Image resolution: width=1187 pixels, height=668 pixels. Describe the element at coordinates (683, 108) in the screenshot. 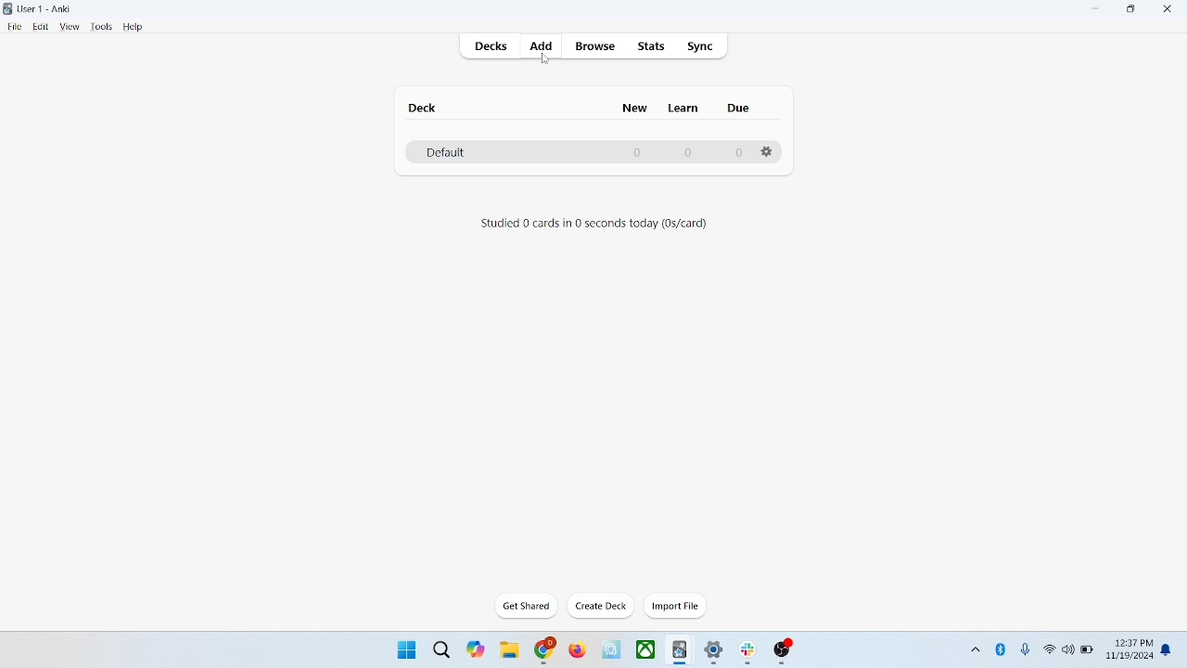

I see `learn` at that location.